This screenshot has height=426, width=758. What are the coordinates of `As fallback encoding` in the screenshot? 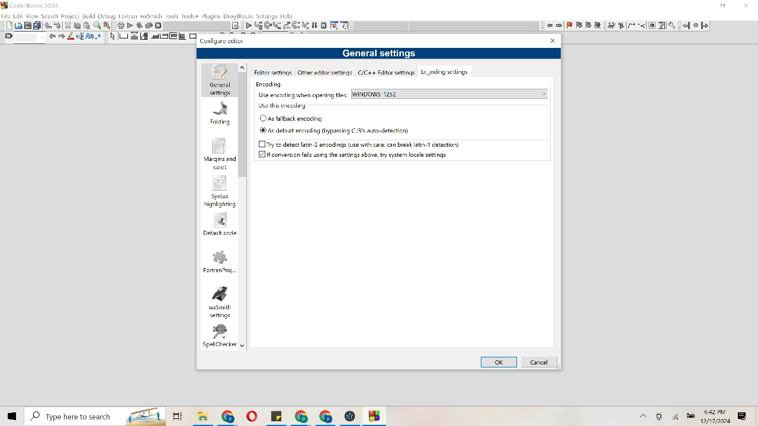 It's located at (291, 118).